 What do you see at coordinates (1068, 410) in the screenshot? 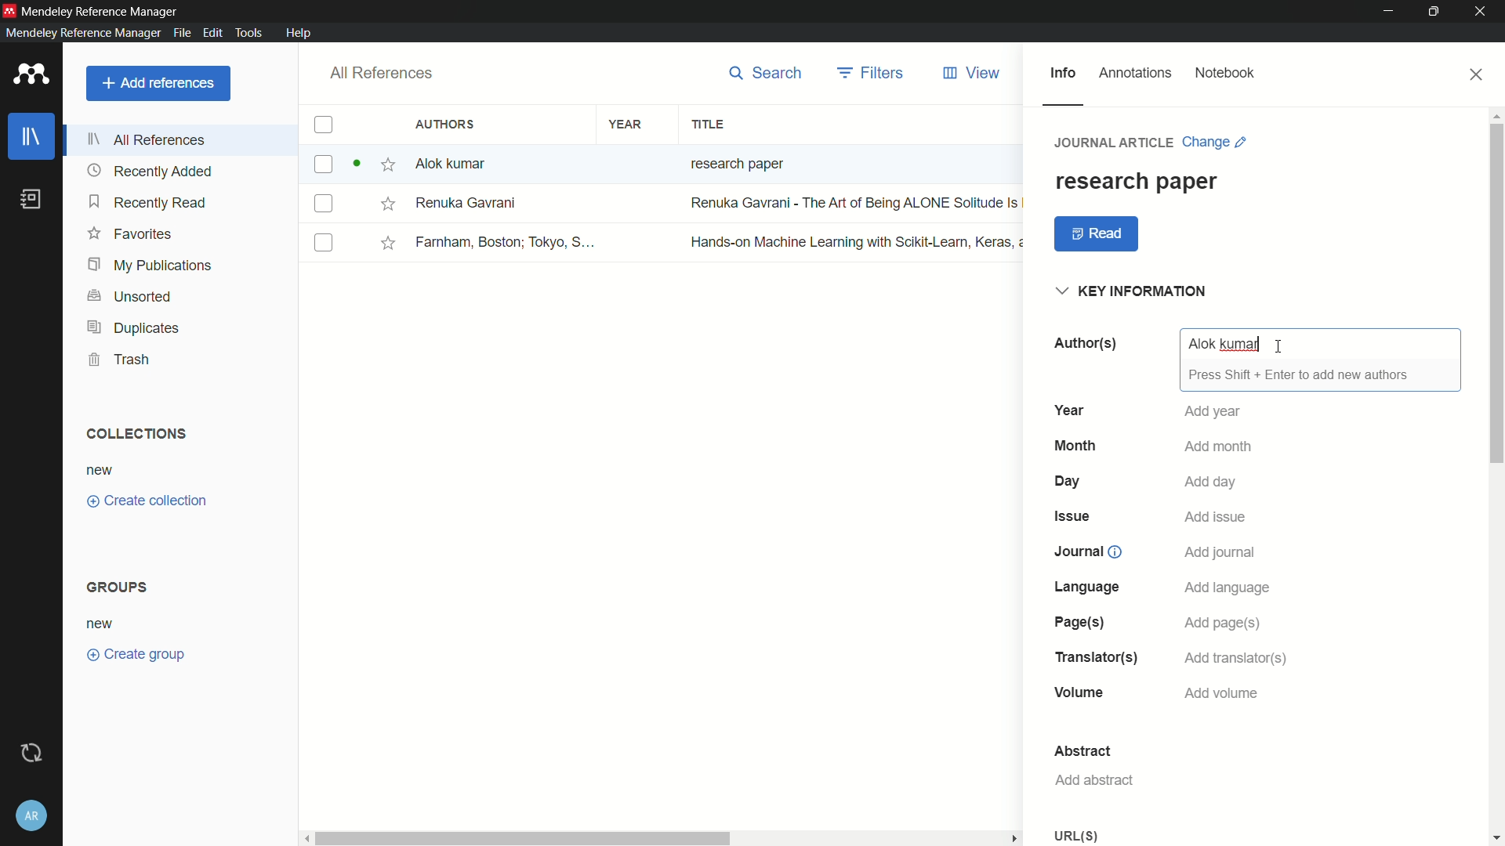
I see `Year` at bounding box center [1068, 410].